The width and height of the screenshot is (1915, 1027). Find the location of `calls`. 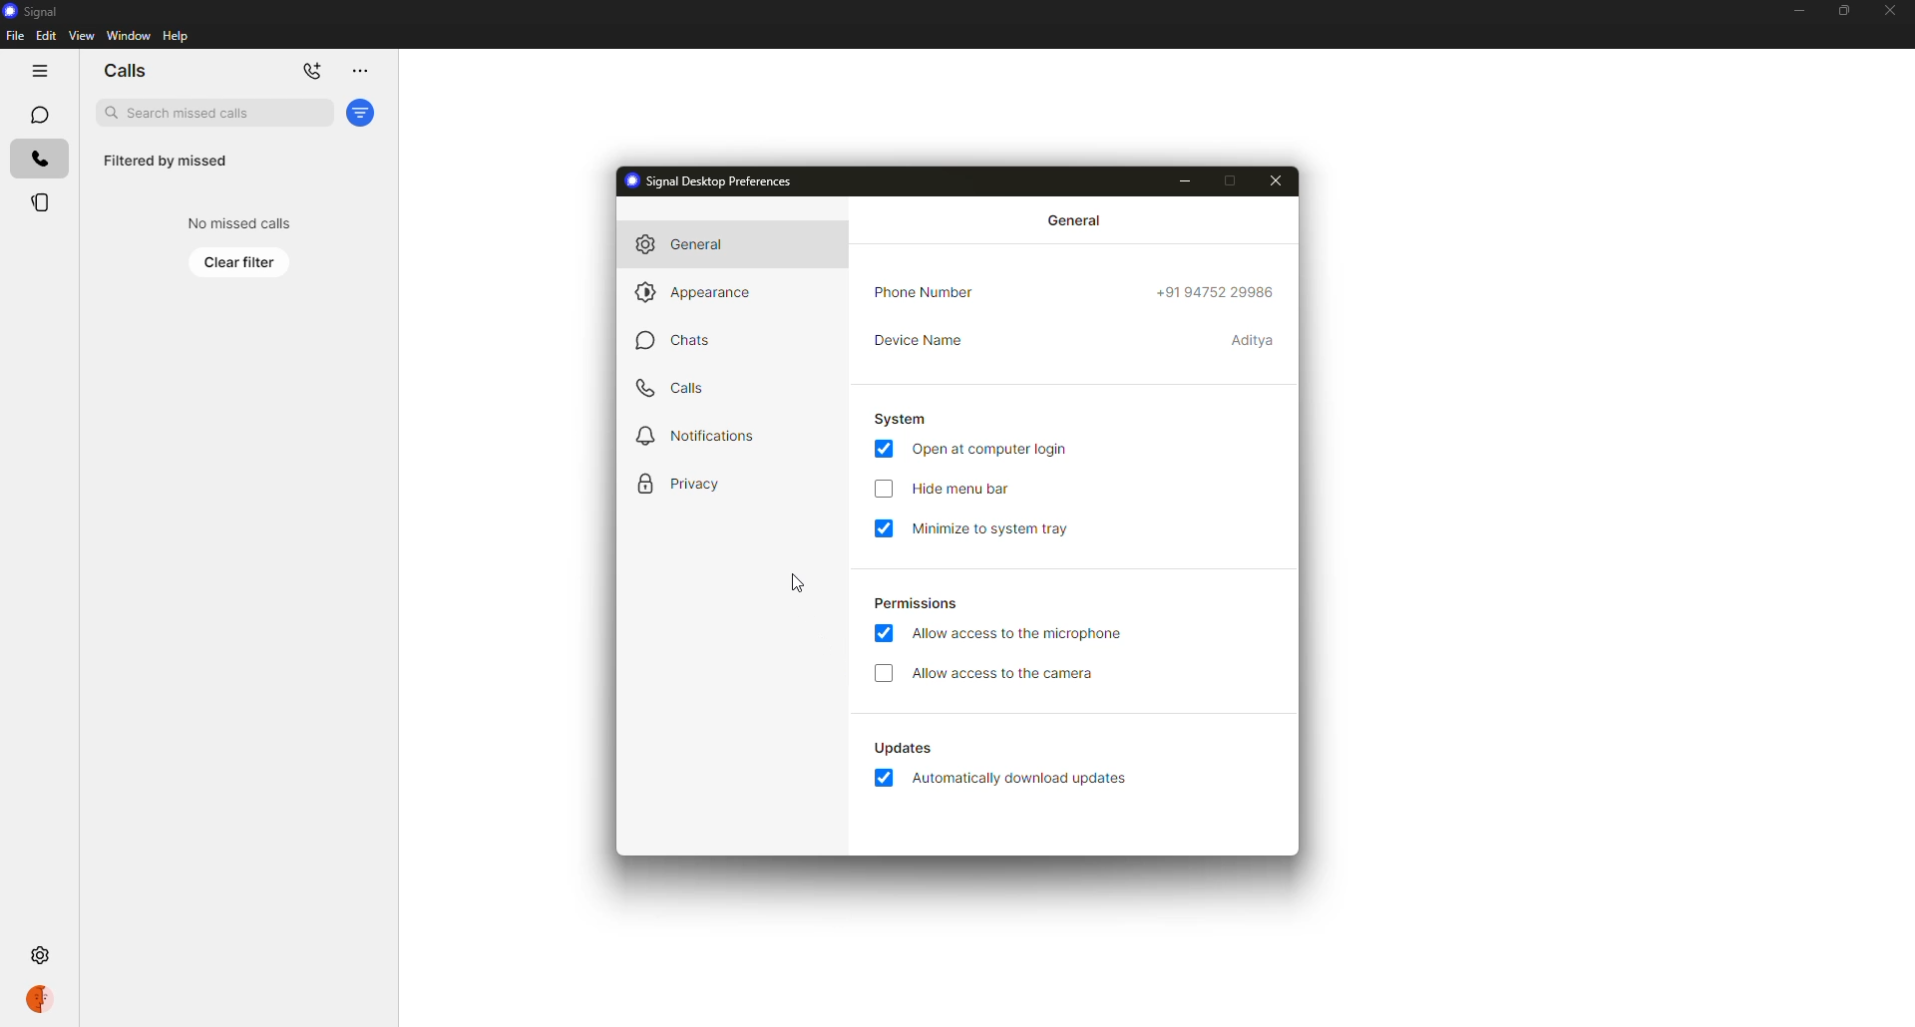

calls is located at coordinates (39, 158).